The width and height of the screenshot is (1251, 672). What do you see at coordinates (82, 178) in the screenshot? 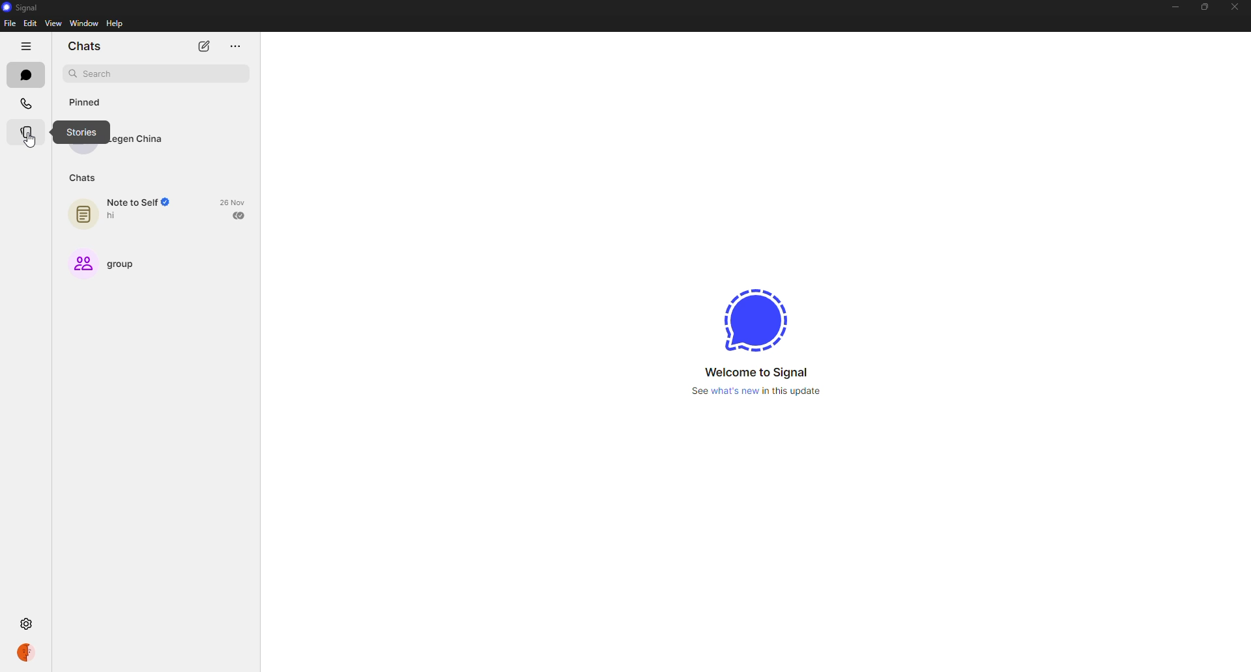
I see `chats` at bounding box center [82, 178].